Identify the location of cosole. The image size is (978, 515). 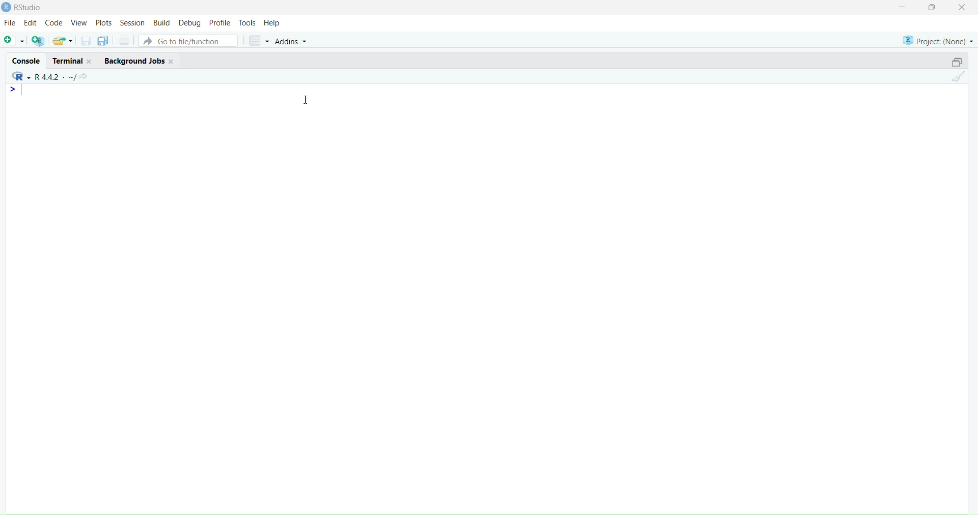
(26, 61).